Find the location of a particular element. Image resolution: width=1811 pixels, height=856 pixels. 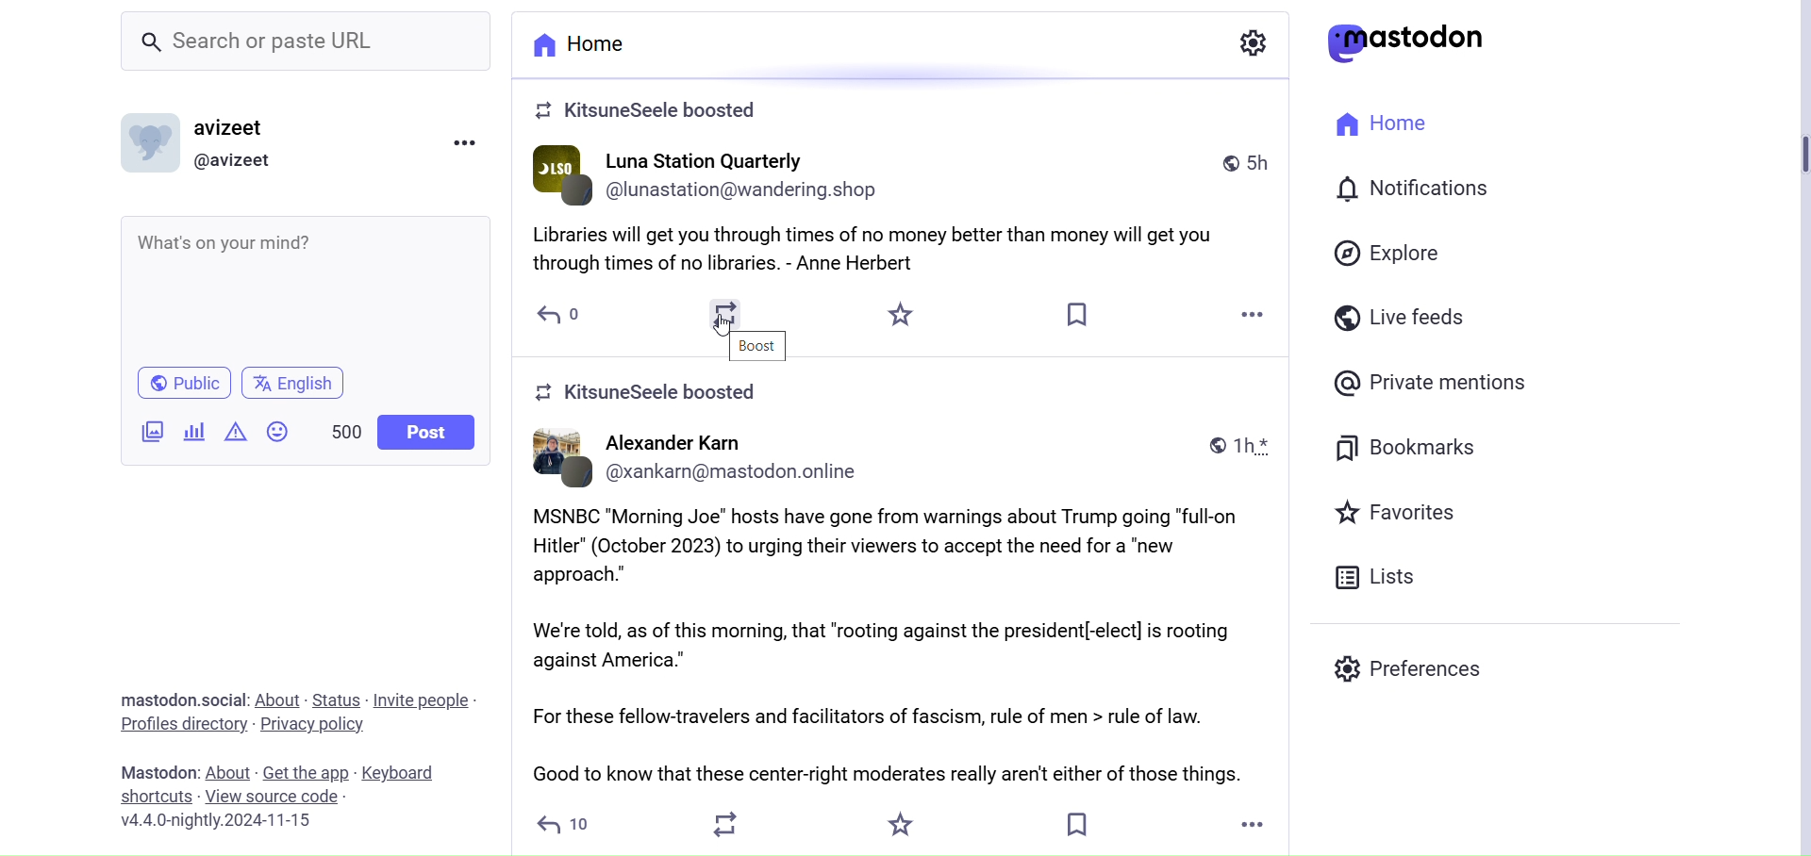

Privacy Policy is located at coordinates (318, 724).